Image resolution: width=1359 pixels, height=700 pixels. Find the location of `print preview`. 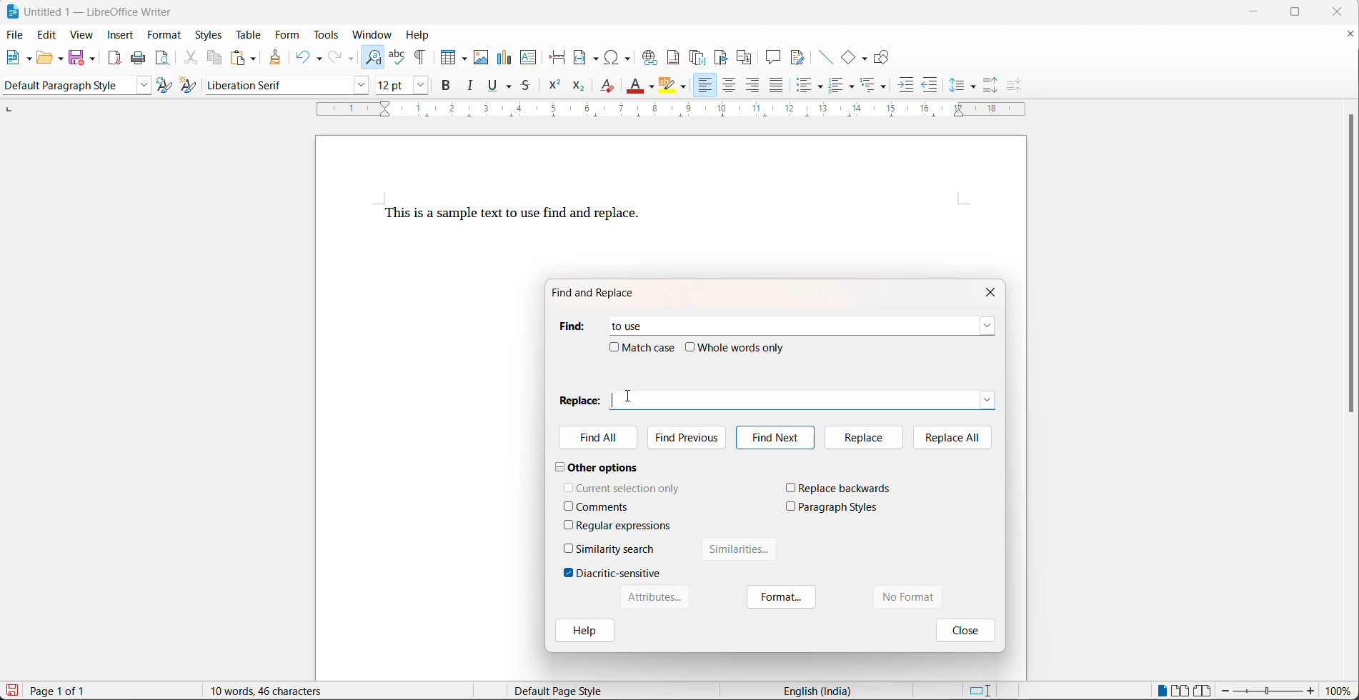

print preview is located at coordinates (164, 59).